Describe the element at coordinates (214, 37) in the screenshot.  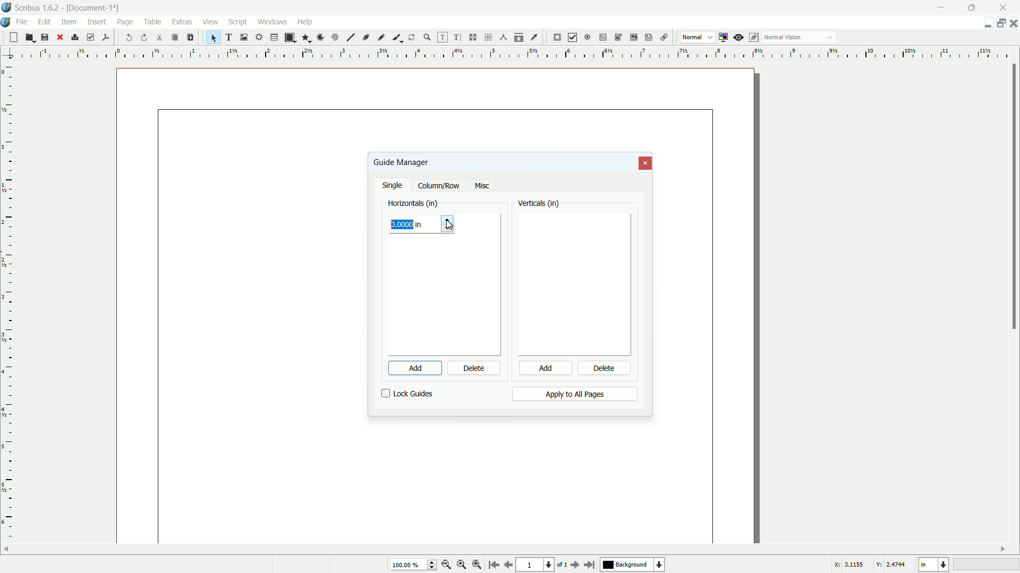
I see `select item` at that location.